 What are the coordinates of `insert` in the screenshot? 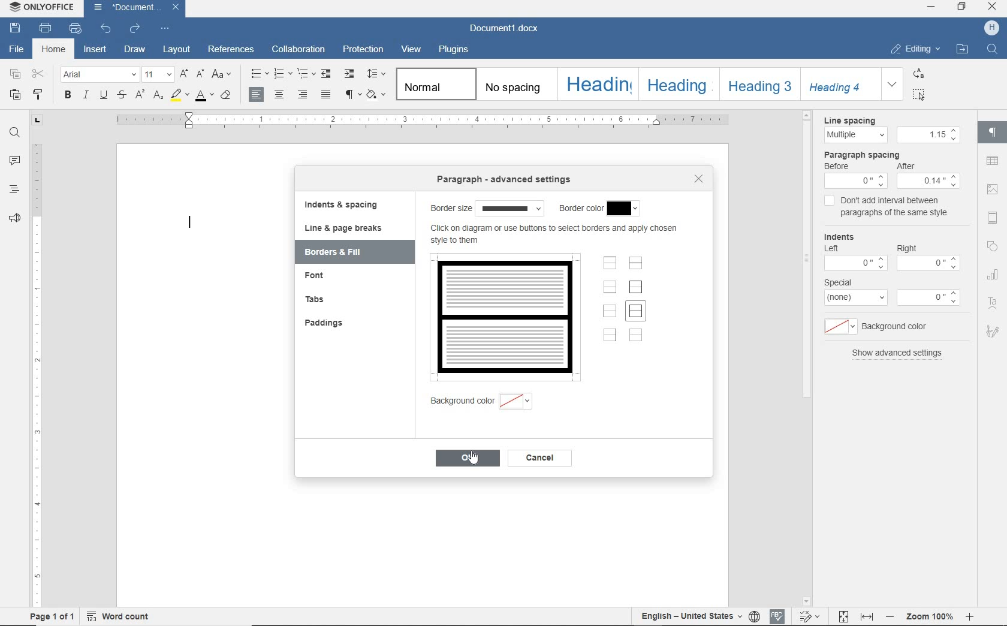 It's located at (96, 50).